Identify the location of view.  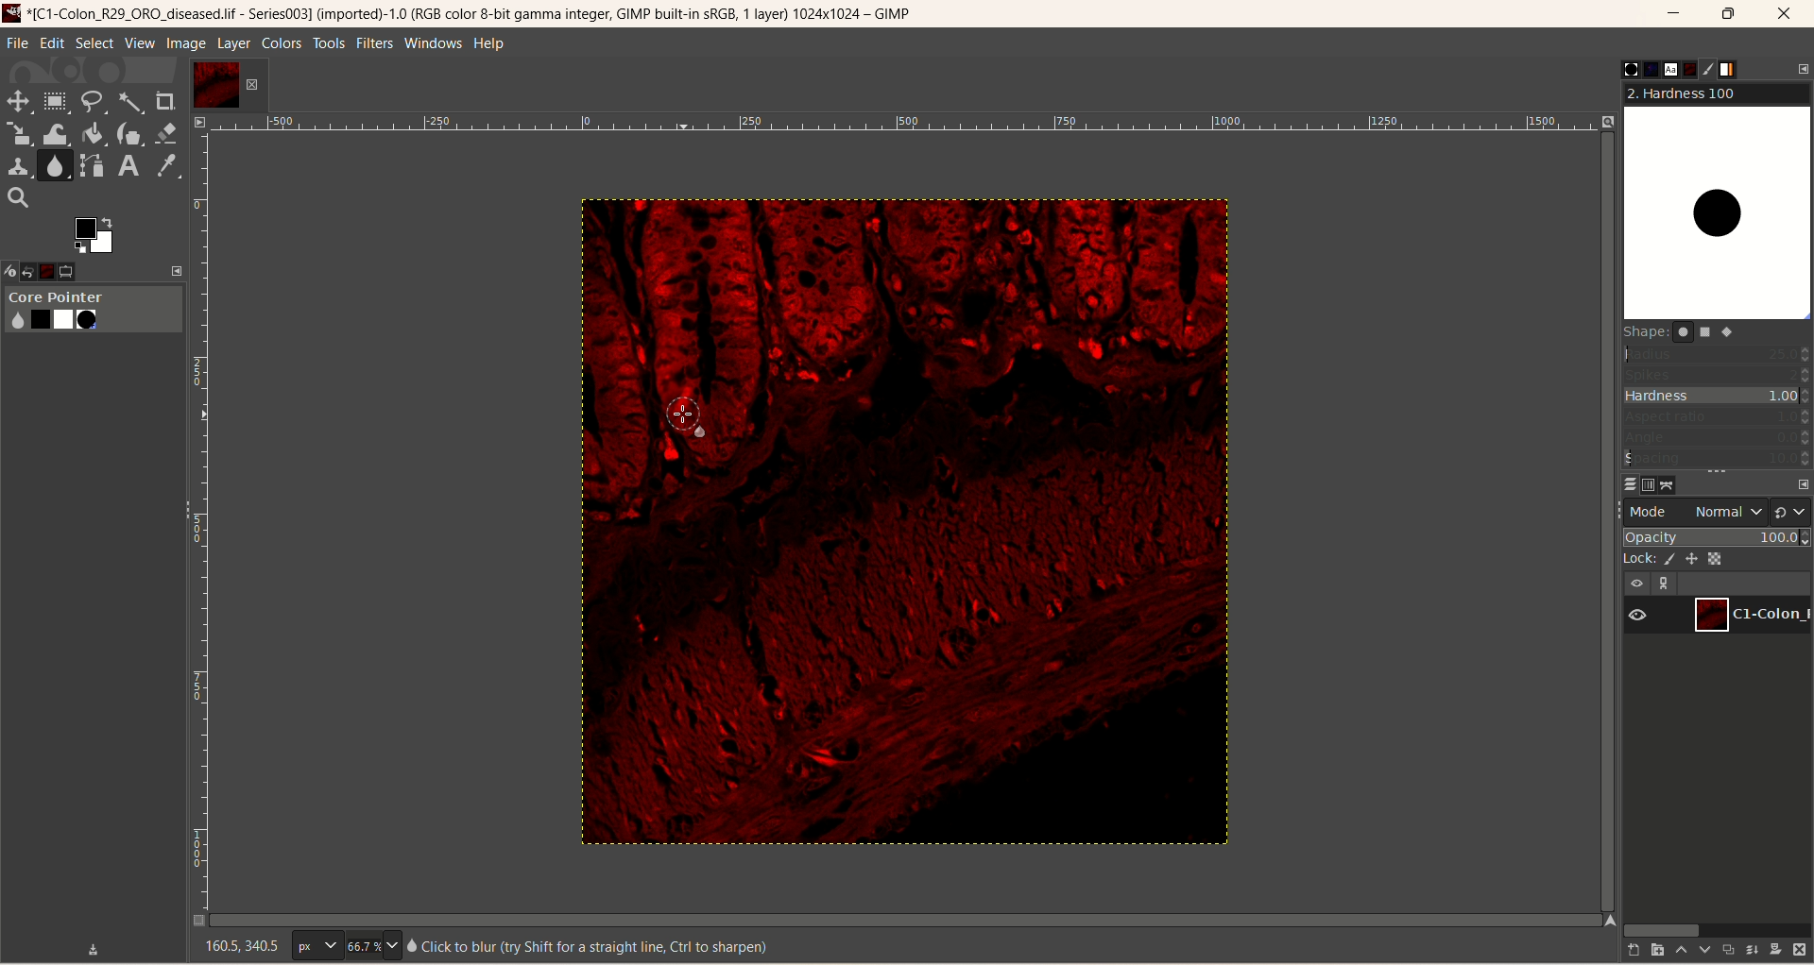
(139, 43).